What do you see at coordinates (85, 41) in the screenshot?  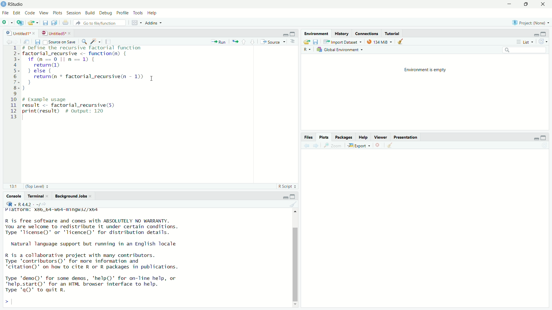 I see `Find/Replace` at bounding box center [85, 41].